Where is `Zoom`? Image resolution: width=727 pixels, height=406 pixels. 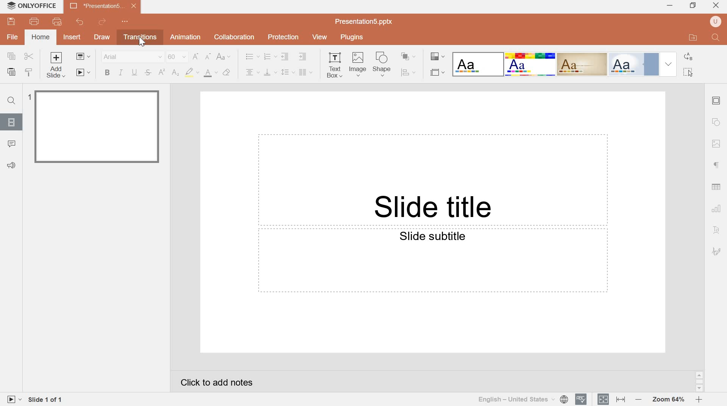
Zoom is located at coordinates (668, 400).